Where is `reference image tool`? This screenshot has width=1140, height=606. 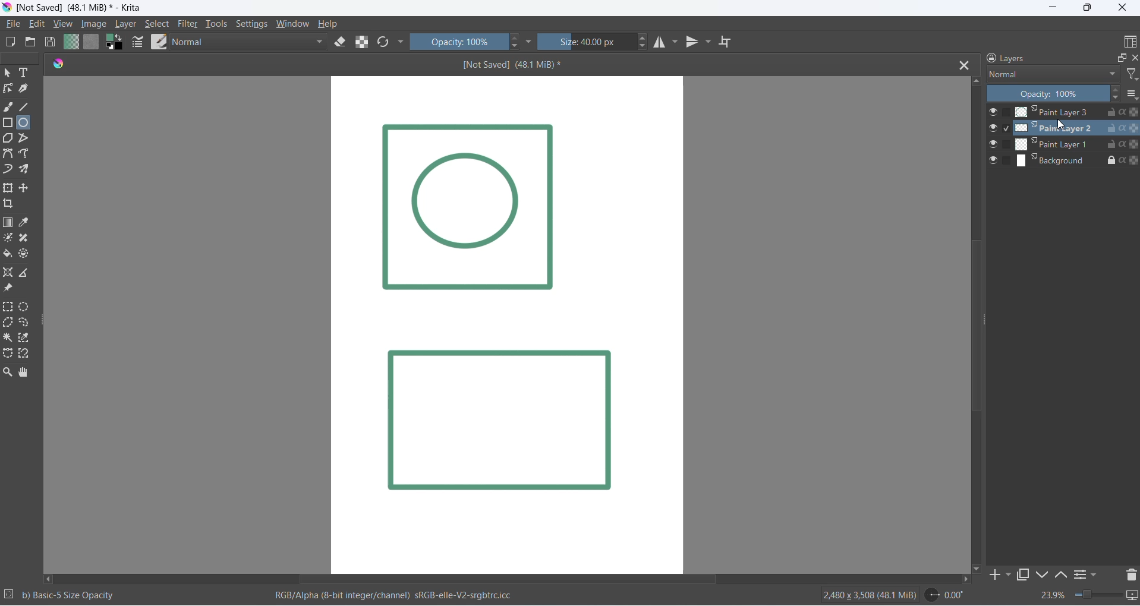 reference image tool is located at coordinates (10, 289).